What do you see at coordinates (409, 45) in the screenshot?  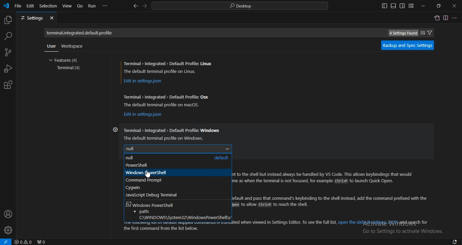 I see `backup and sync settings` at bounding box center [409, 45].